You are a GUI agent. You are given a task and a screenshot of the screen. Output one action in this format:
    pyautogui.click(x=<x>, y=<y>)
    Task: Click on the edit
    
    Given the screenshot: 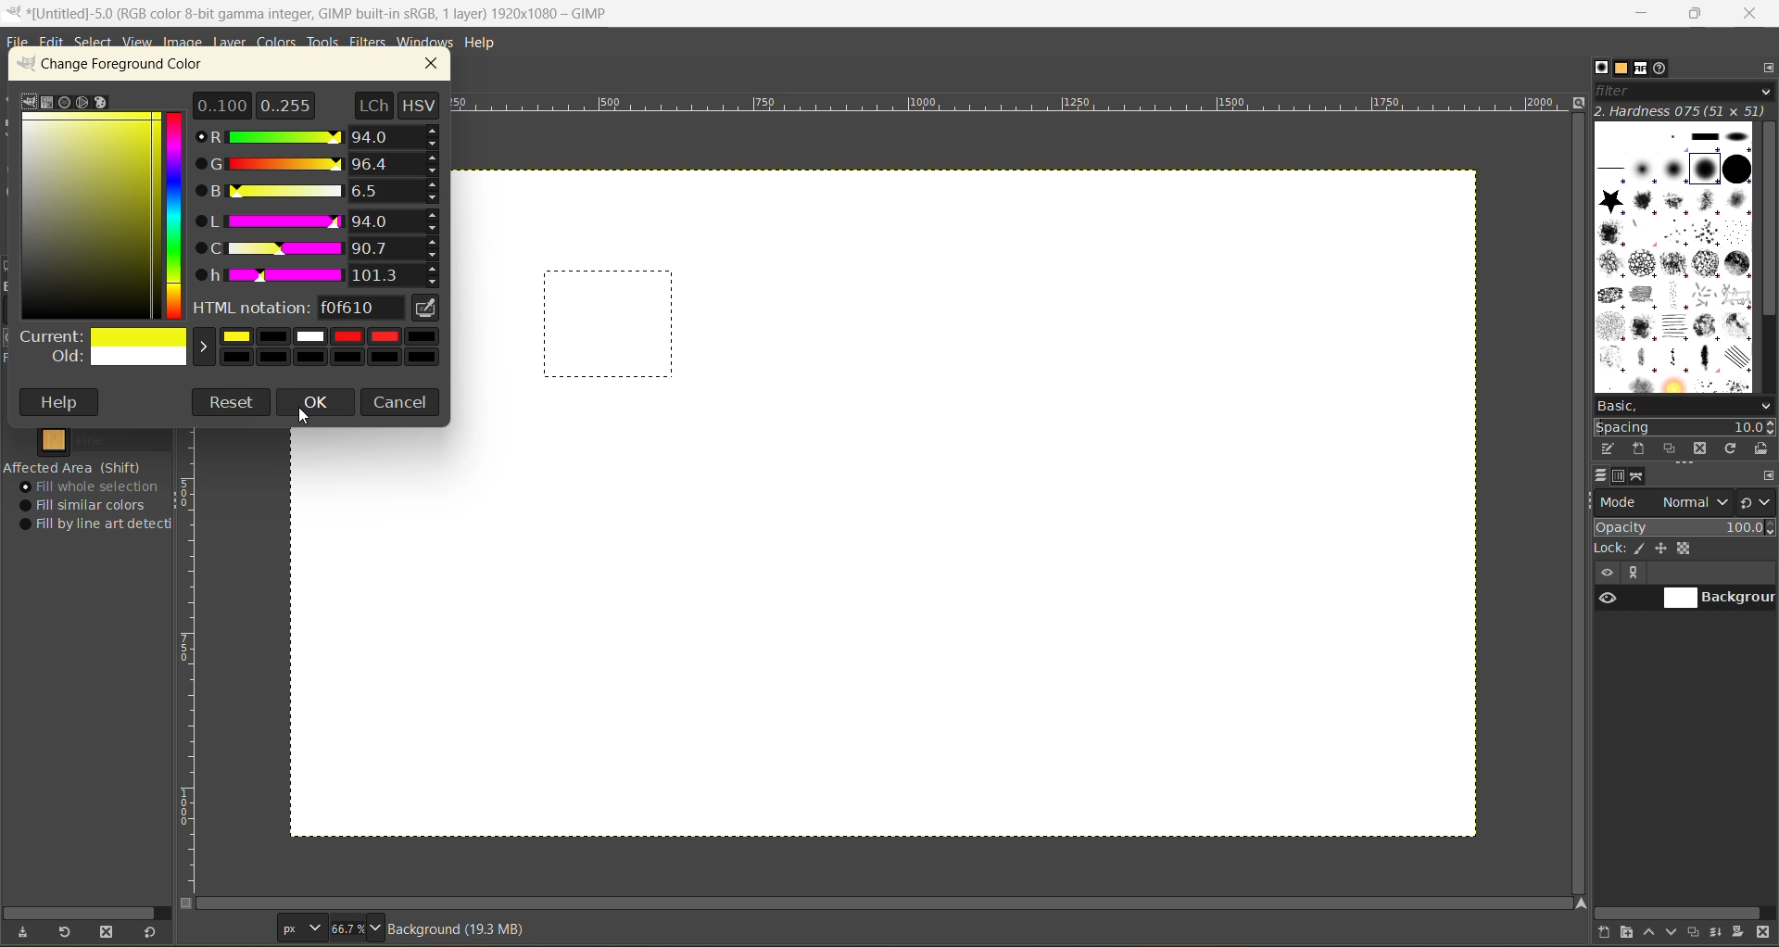 What is the action you would take?
    pyautogui.click(x=55, y=44)
    